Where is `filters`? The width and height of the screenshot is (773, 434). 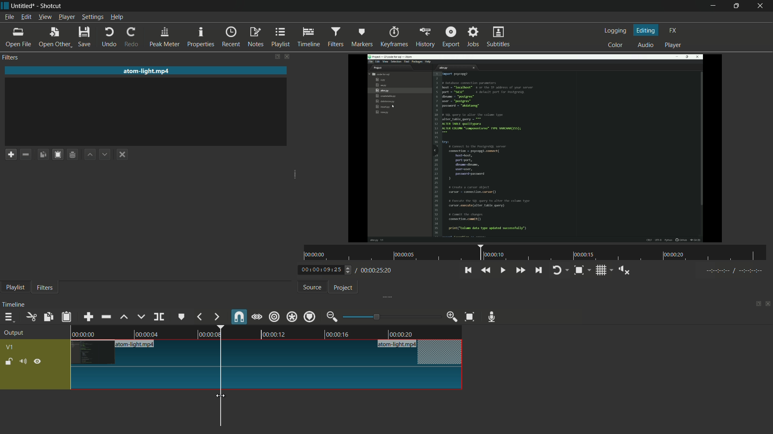
filters is located at coordinates (12, 58).